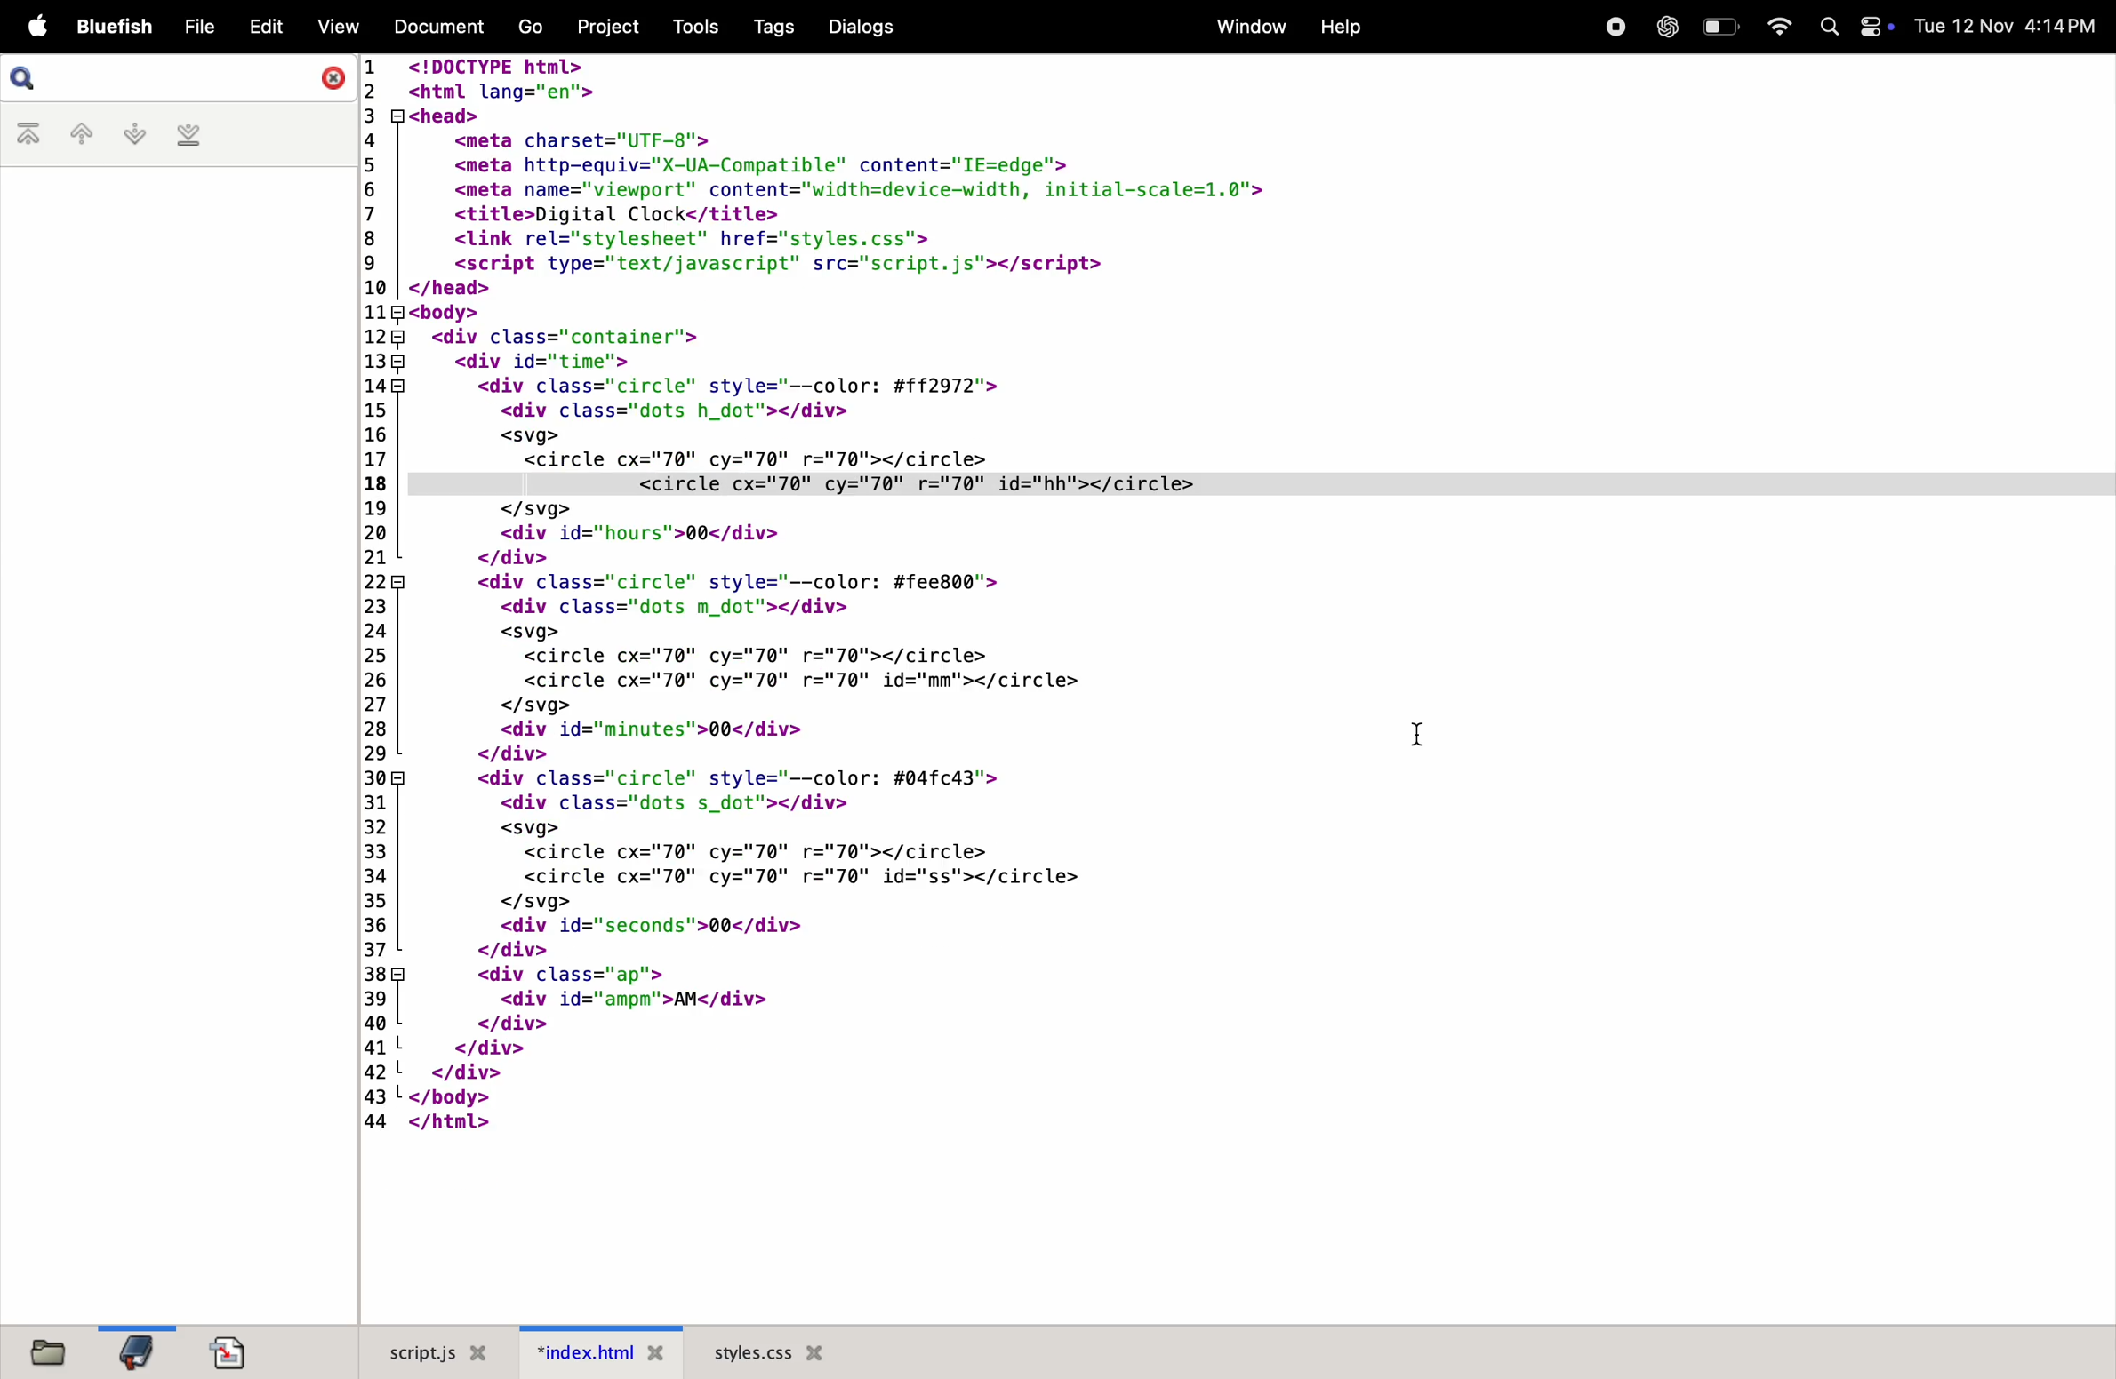 This screenshot has width=2116, height=1379. Describe the element at coordinates (1721, 25) in the screenshot. I see `battery` at that location.